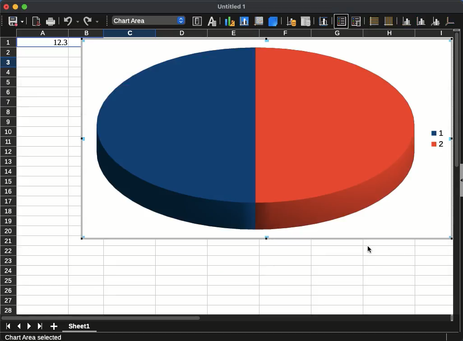  Describe the element at coordinates (19, 327) in the screenshot. I see `previous sheet` at that location.